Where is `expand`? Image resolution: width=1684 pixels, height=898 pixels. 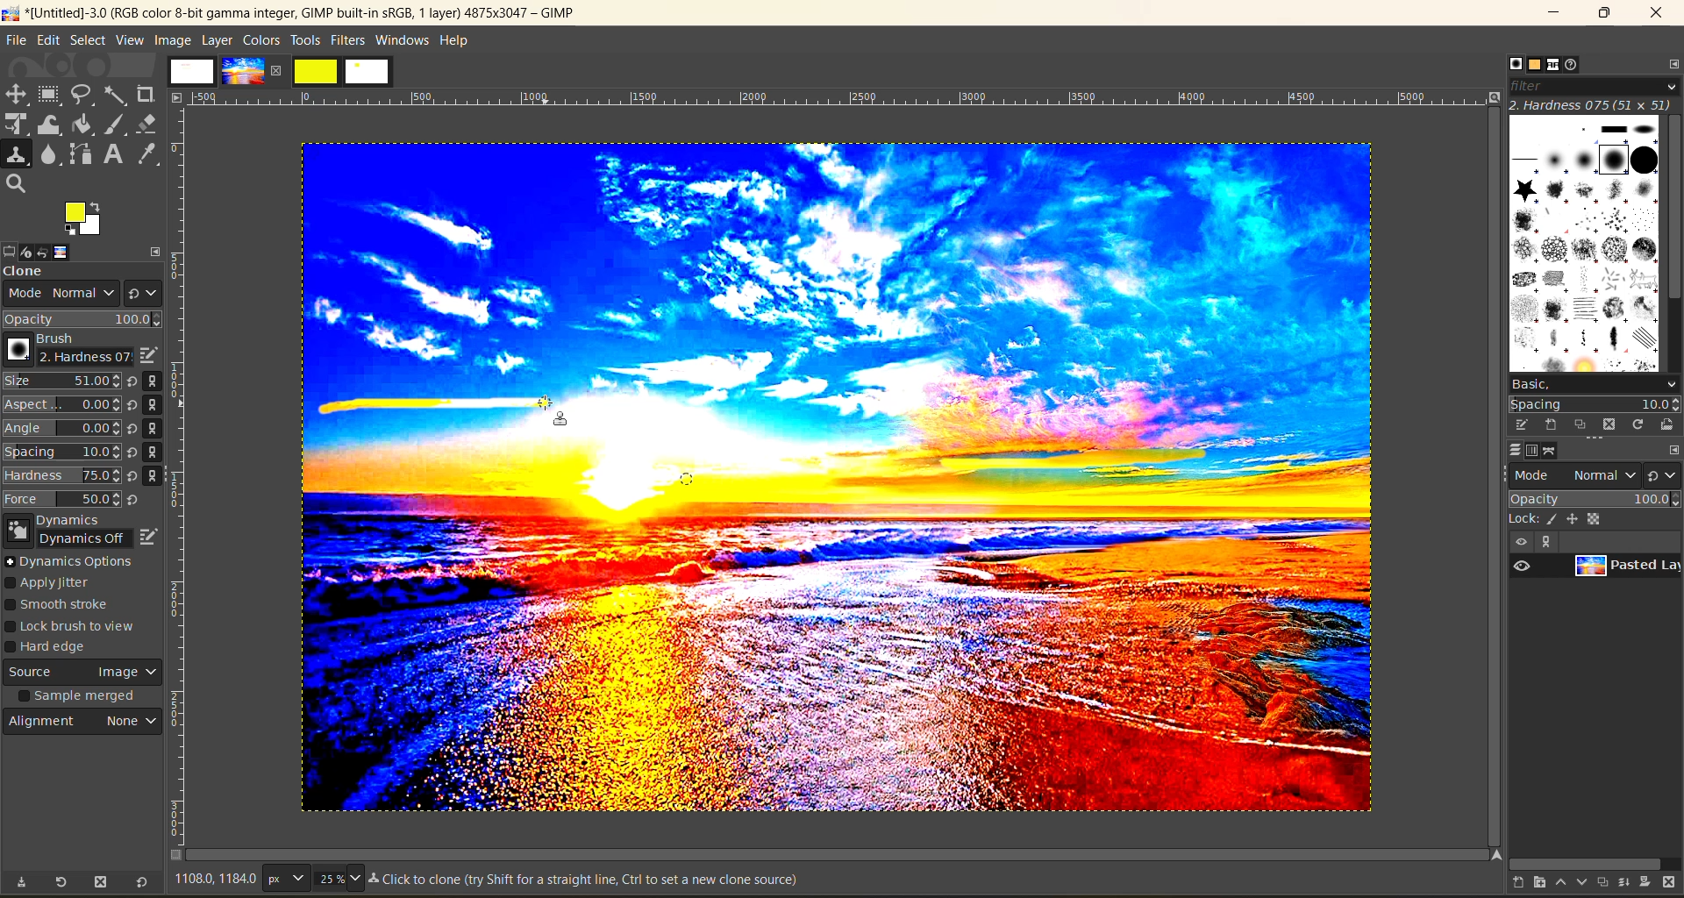
expand is located at coordinates (1544, 542).